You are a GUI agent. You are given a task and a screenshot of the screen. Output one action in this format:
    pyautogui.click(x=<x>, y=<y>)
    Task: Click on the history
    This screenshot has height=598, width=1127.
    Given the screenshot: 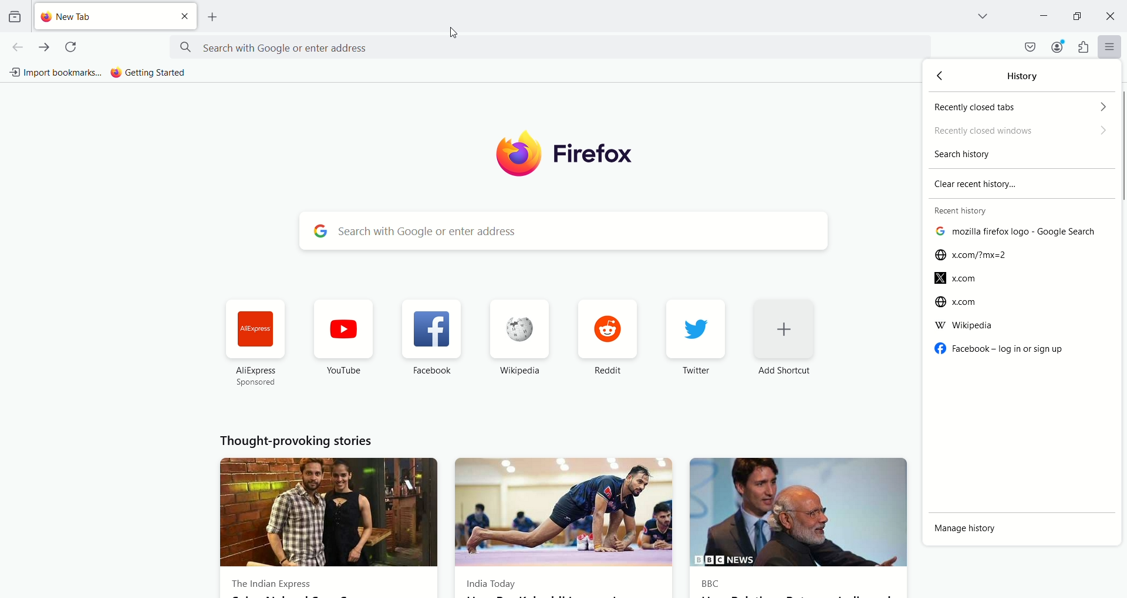 What is the action you would take?
    pyautogui.click(x=1023, y=80)
    